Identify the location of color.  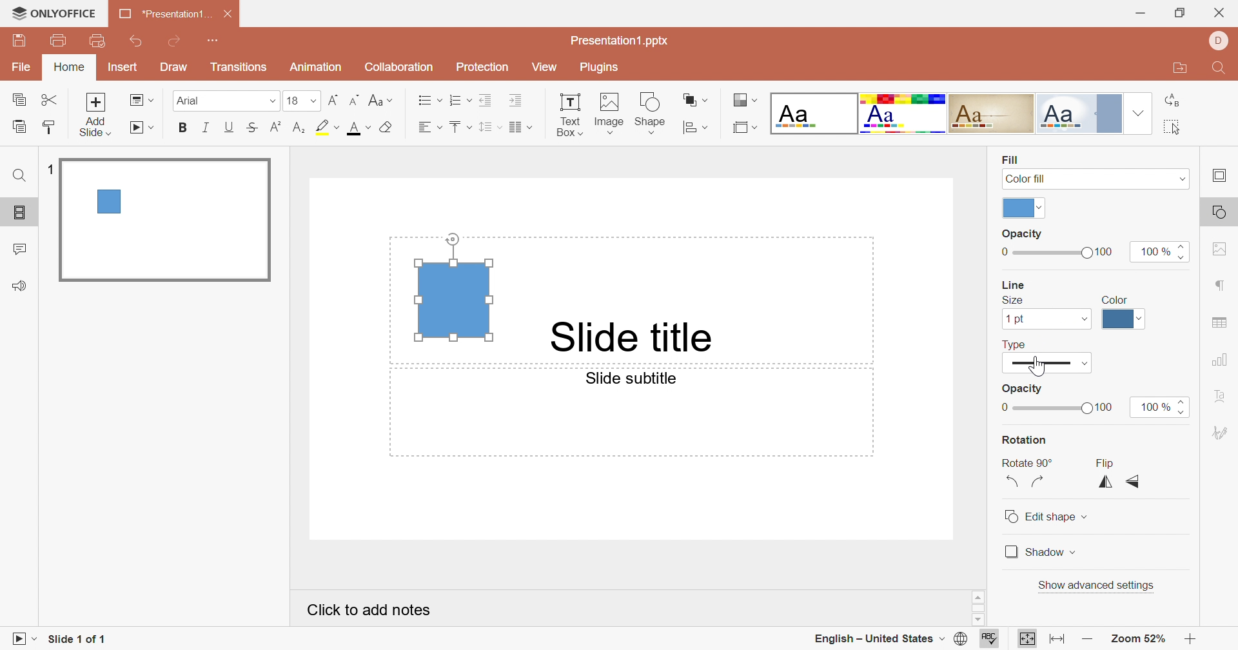
(1017, 208).